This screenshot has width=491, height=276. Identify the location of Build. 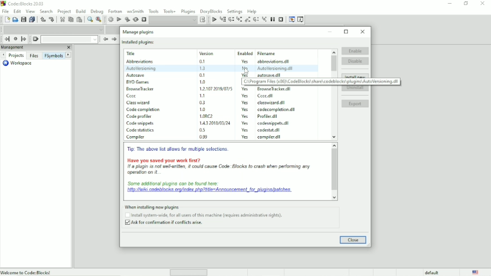
(111, 19).